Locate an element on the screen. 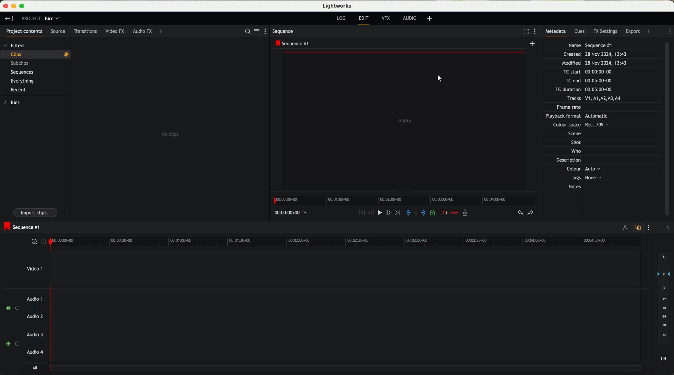 The width and height of the screenshot is (674, 375). export is located at coordinates (633, 31).